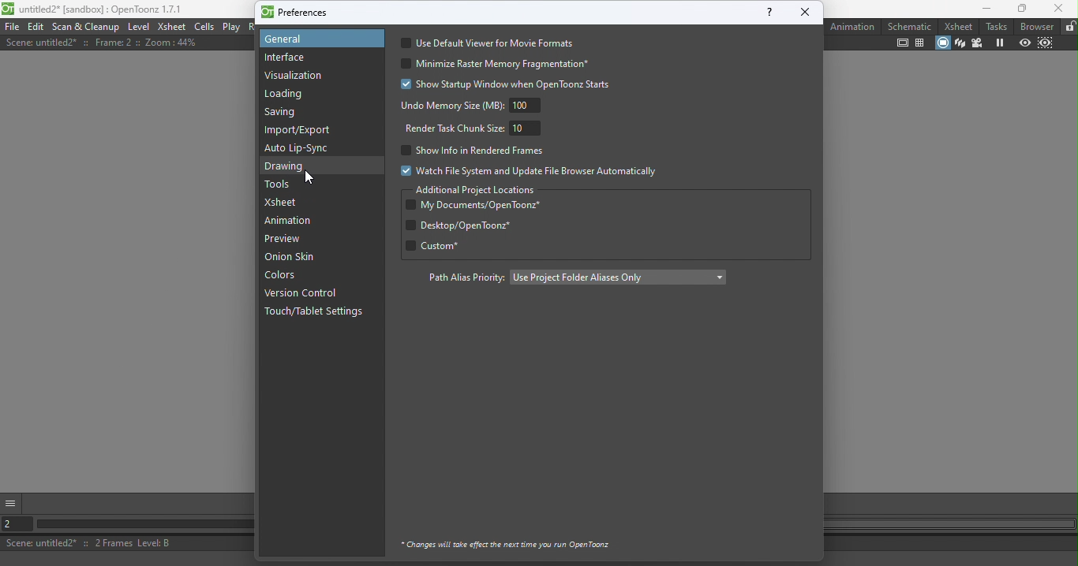 This screenshot has width=1078, height=566. I want to click on Import/export, so click(301, 130).